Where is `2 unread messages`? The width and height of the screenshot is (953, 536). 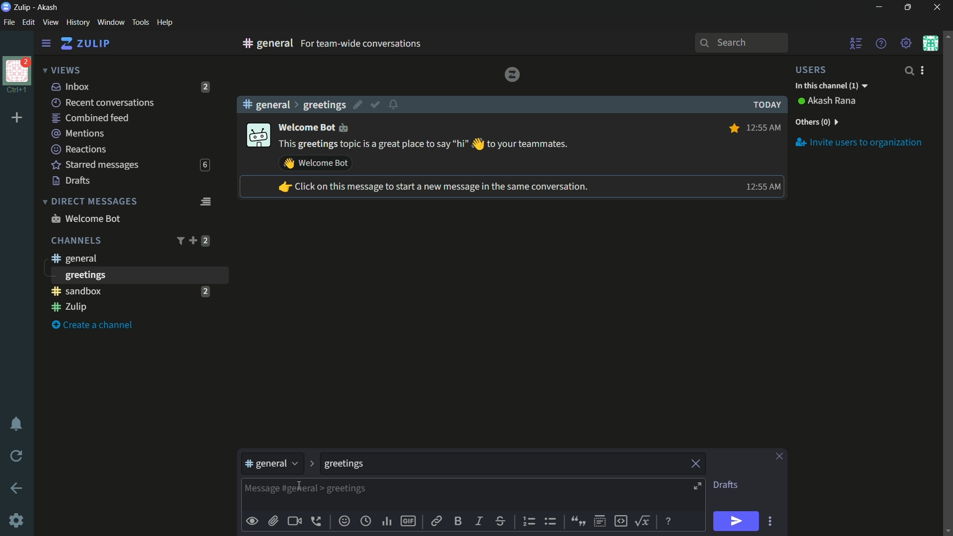 2 unread messages is located at coordinates (205, 241).